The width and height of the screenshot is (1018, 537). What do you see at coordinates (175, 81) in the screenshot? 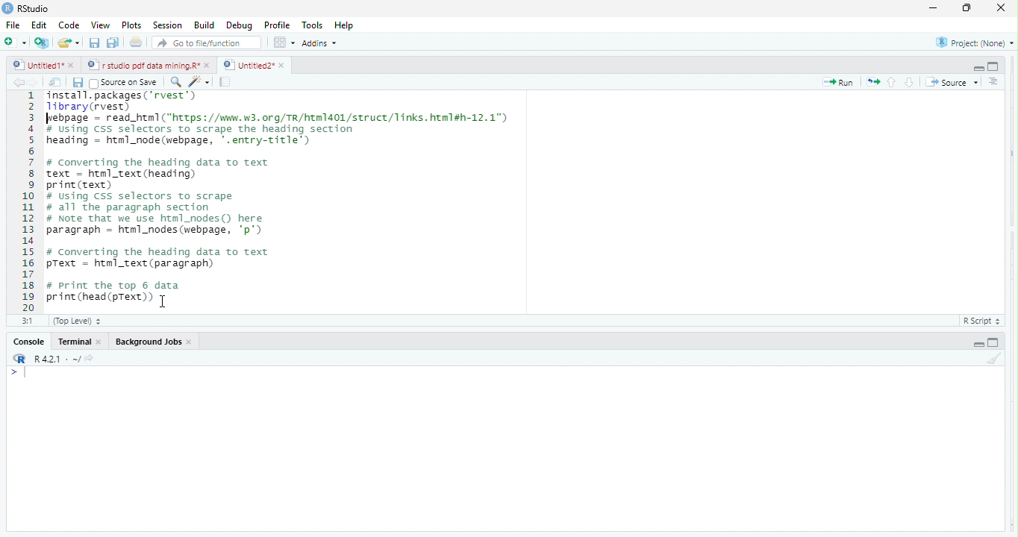
I see `find/replace` at bounding box center [175, 81].